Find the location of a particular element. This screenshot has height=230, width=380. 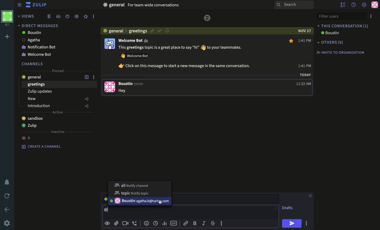

logo is located at coordinates (207, 18).